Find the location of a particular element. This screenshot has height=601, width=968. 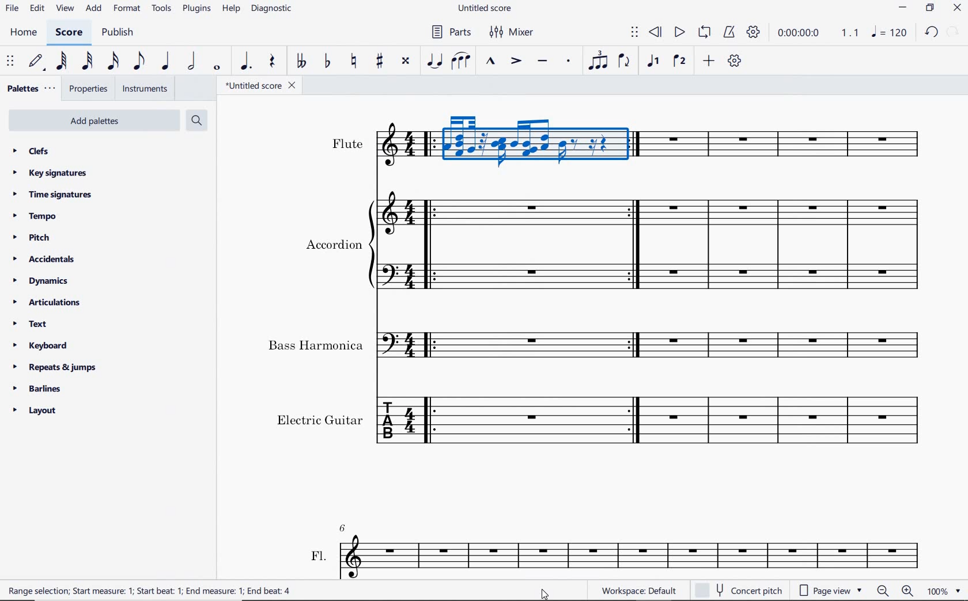

FL is located at coordinates (614, 550).